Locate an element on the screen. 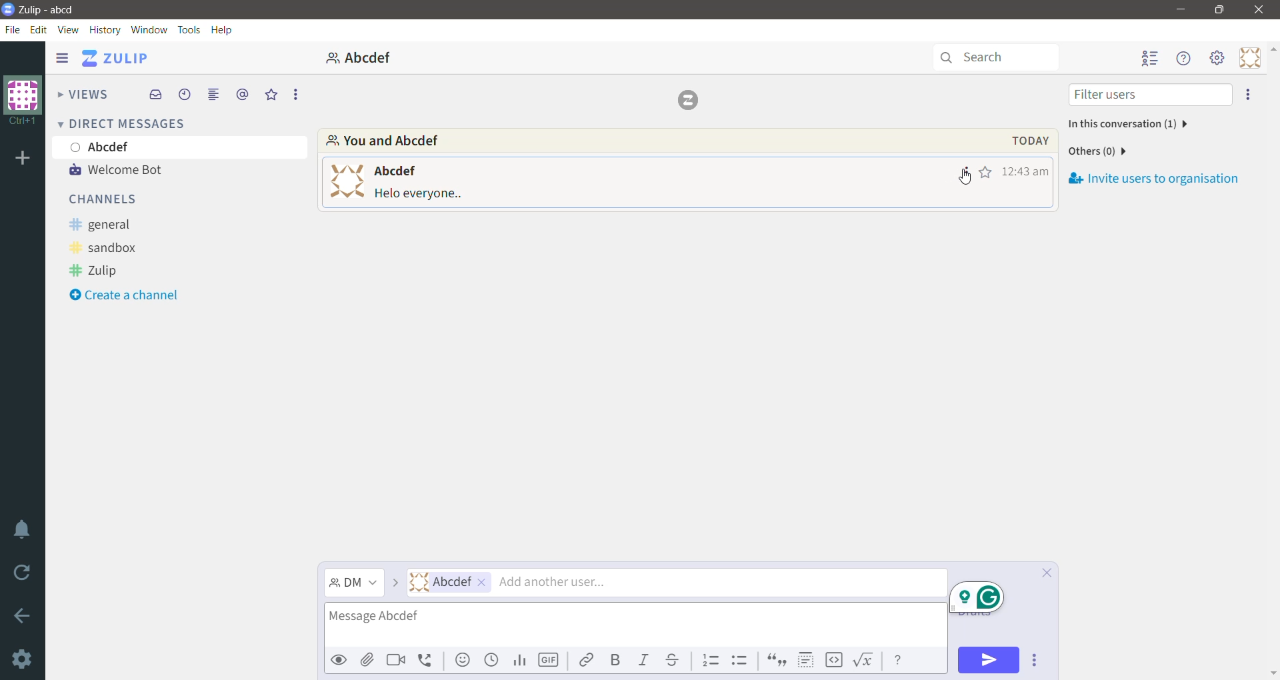 The image size is (1280, 680). Application is located at coordinates (115, 58).